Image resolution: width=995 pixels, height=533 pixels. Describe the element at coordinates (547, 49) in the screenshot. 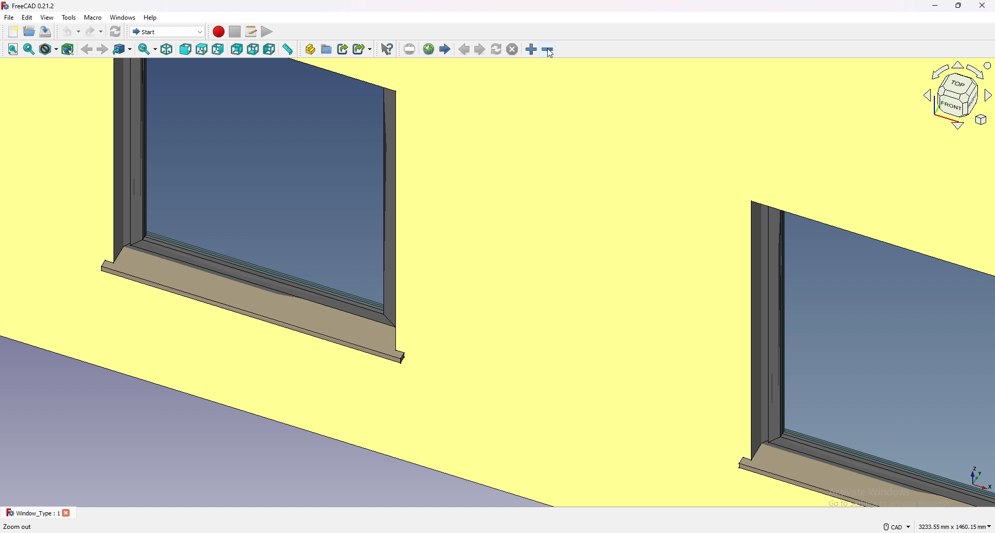

I see `zoom out` at that location.